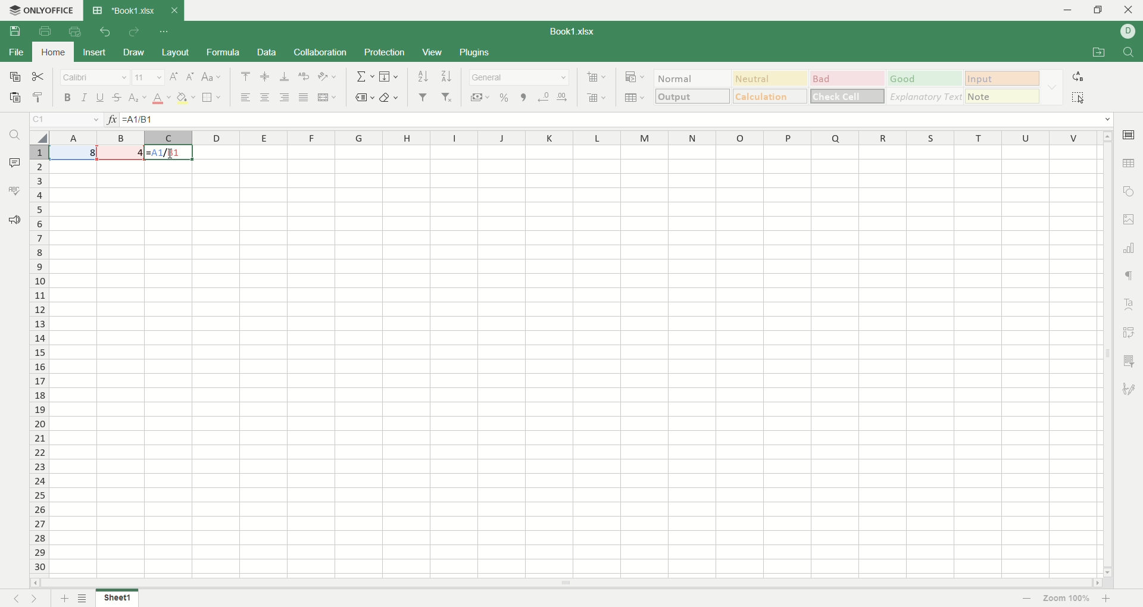  I want to click on insert cell, so click(595, 79).